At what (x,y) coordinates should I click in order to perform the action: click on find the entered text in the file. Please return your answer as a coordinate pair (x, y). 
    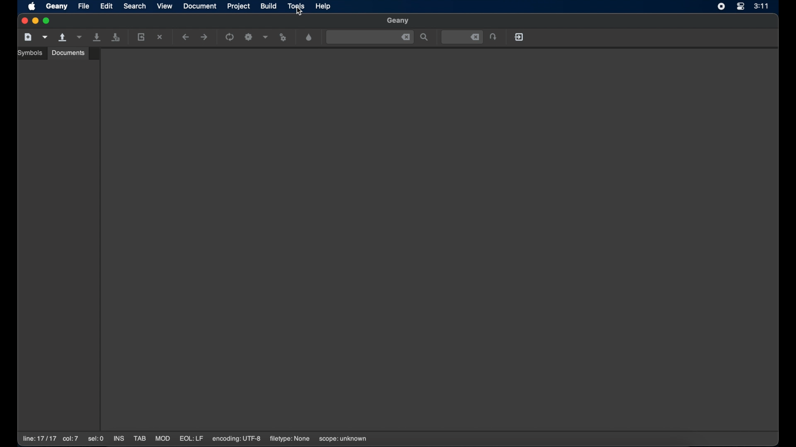
    Looking at the image, I should click on (425, 38).